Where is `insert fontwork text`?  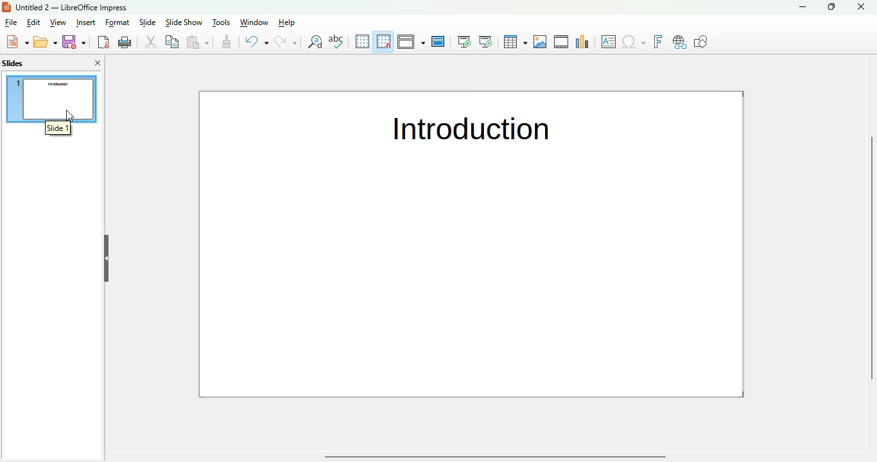
insert fontwork text is located at coordinates (657, 42).